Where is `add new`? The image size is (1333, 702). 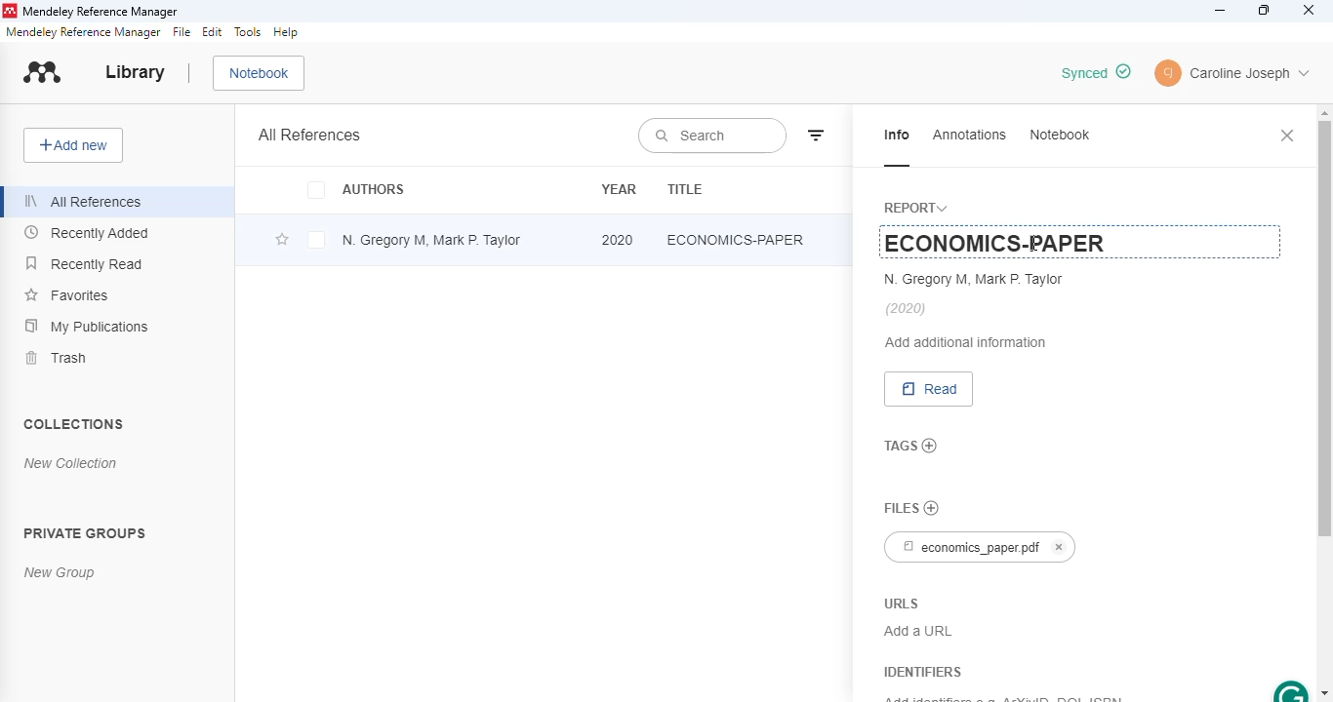
add new is located at coordinates (72, 144).